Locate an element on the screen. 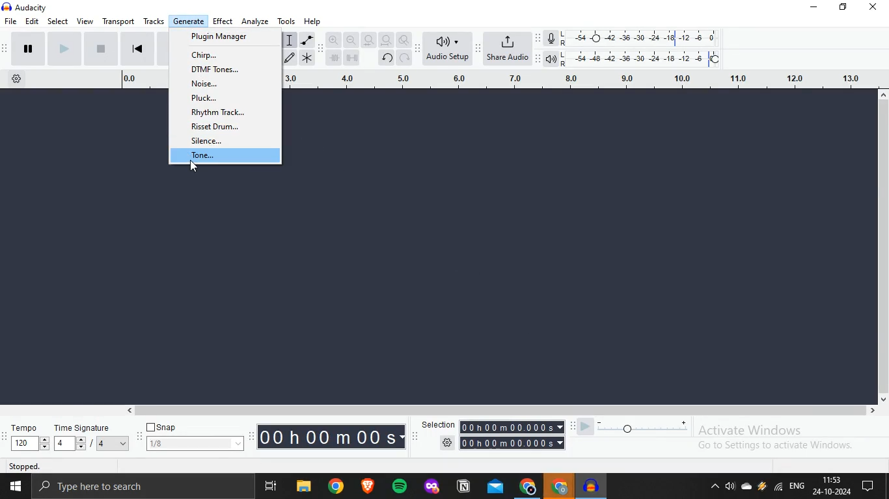 The width and height of the screenshot is (889, 499). File is located at coordinates (11, 21).